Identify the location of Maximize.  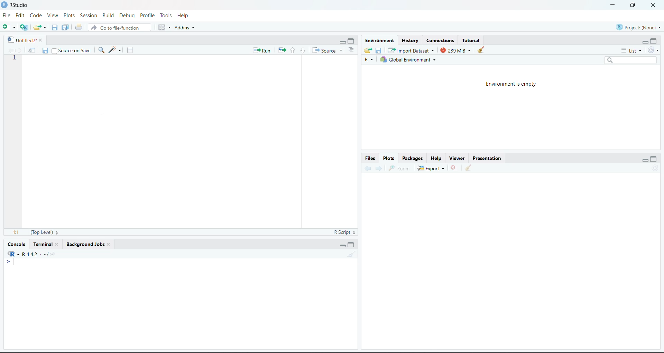
(352, 244).